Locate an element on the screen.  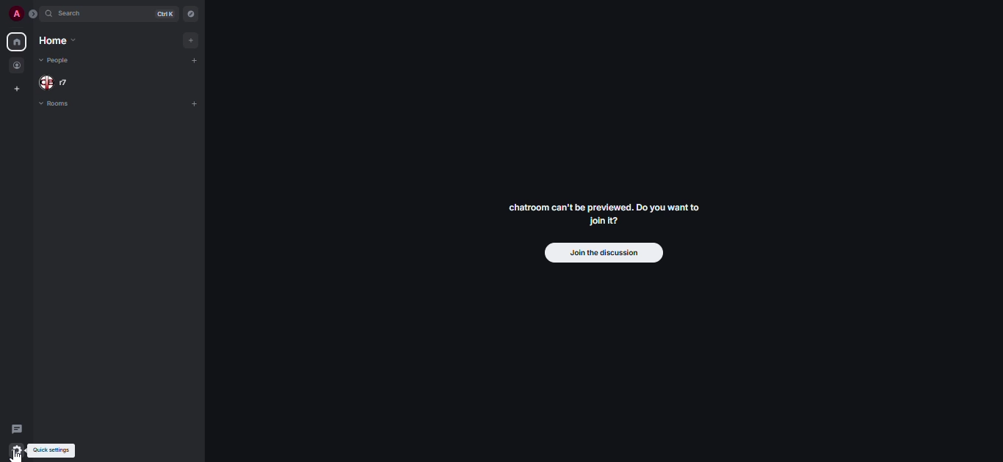
quick settings is located at coordinates (53, 450).